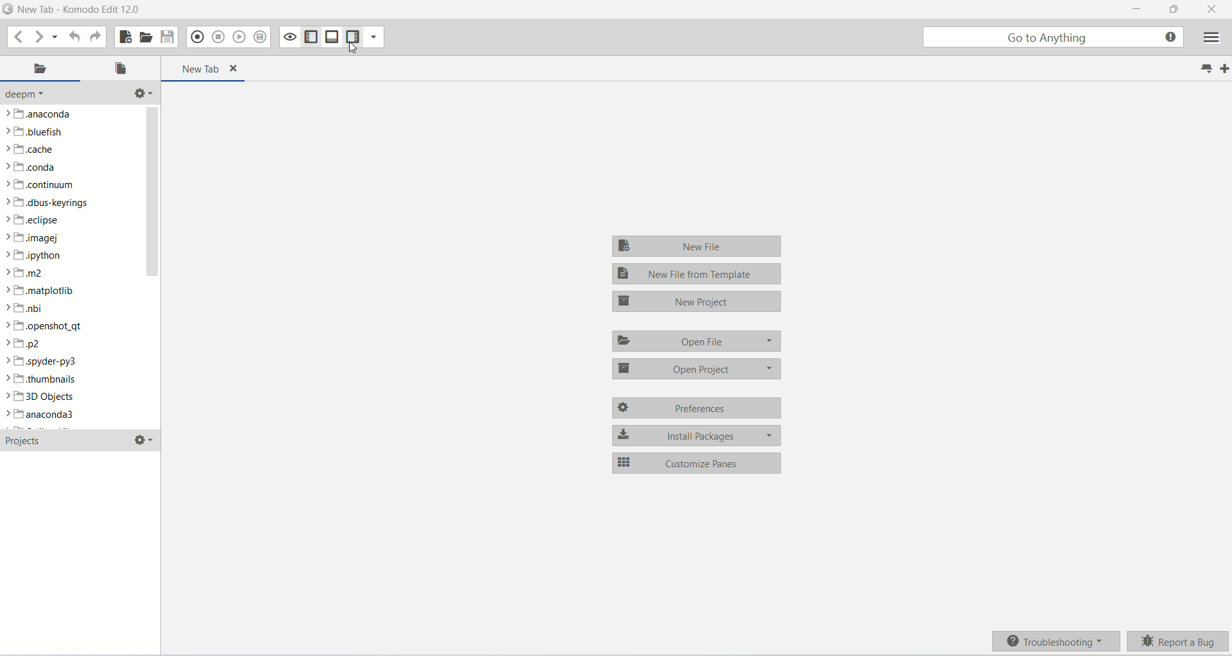 This screenshot has height=656, width=1232. I want to click on new file template, so click(699, 274).